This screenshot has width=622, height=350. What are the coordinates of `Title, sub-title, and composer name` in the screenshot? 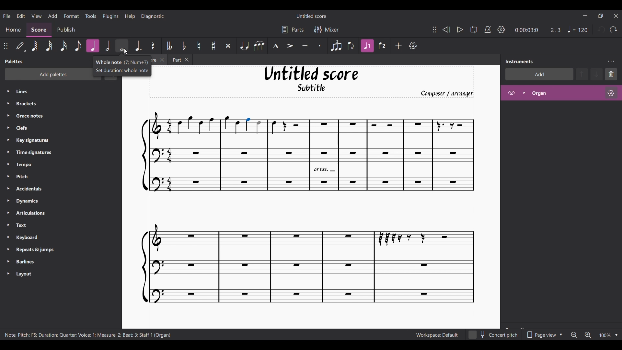 It's located at (315, 82).